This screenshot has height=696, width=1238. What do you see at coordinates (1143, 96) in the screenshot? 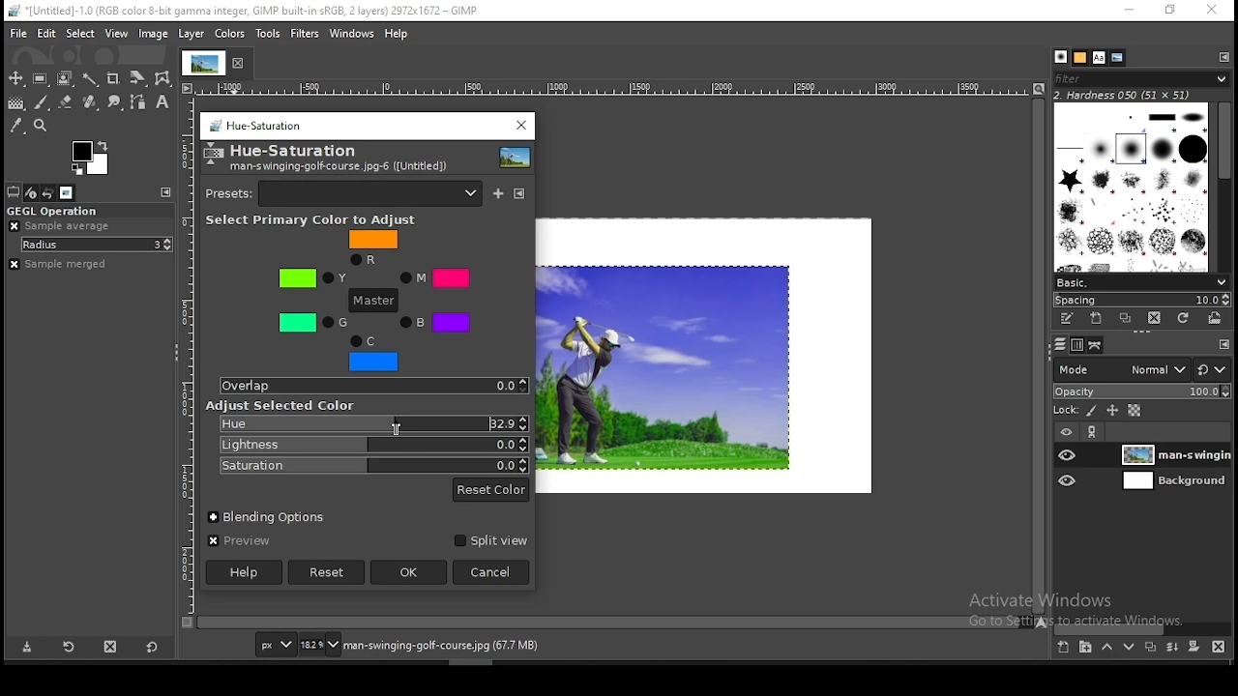
I see `hardness 050 (51x51)` at bounding box center [1143, 96].